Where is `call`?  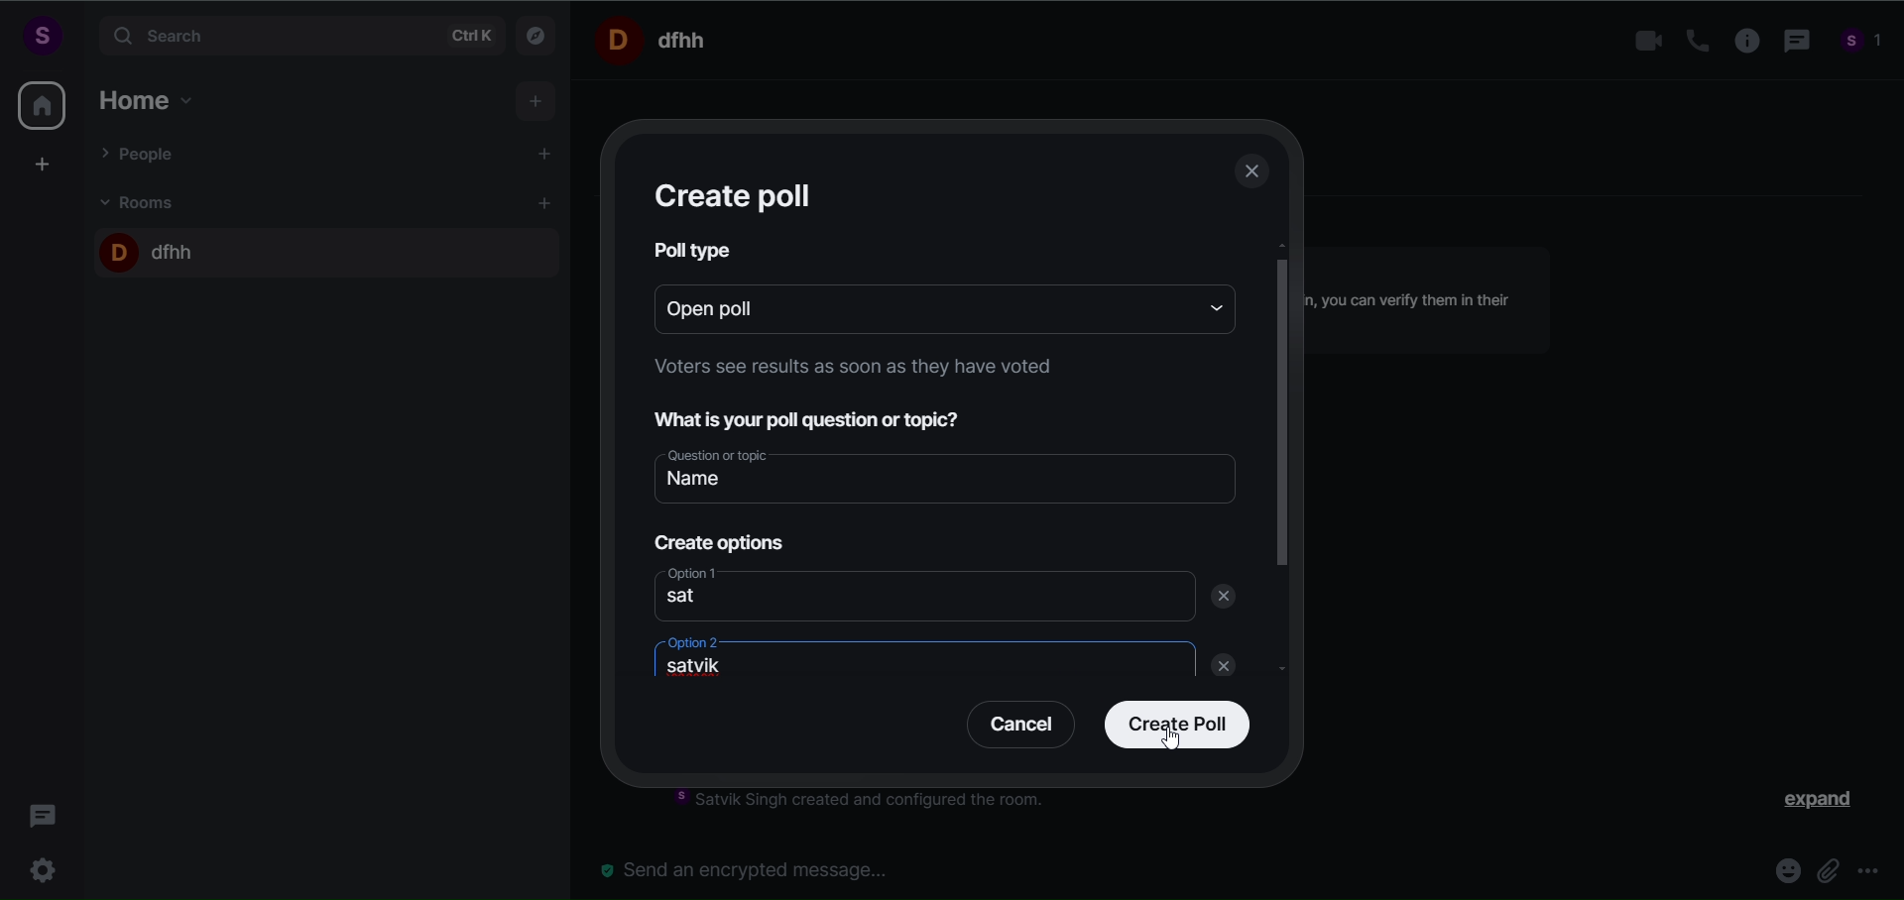
call is located at coordinates (1690, 41).